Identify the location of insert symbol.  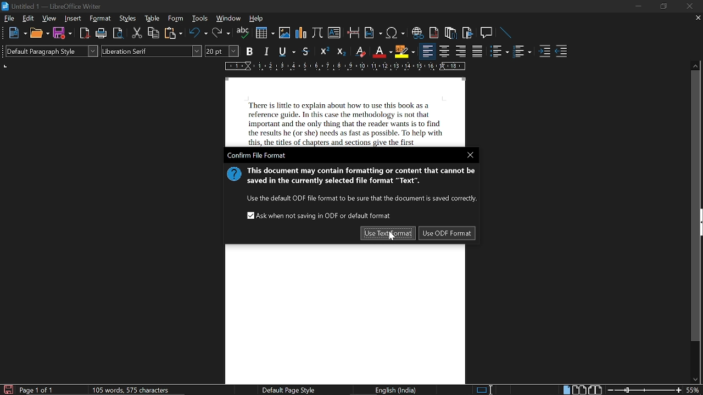
(397, 33).